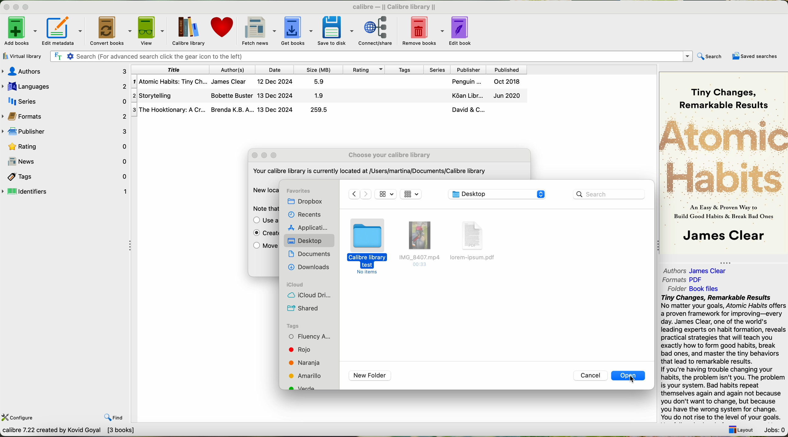 The width and height of the screenshot is (788, 437). Describe the element at coordinates (6, 7) in the screenshot. I see `close program` at that location.